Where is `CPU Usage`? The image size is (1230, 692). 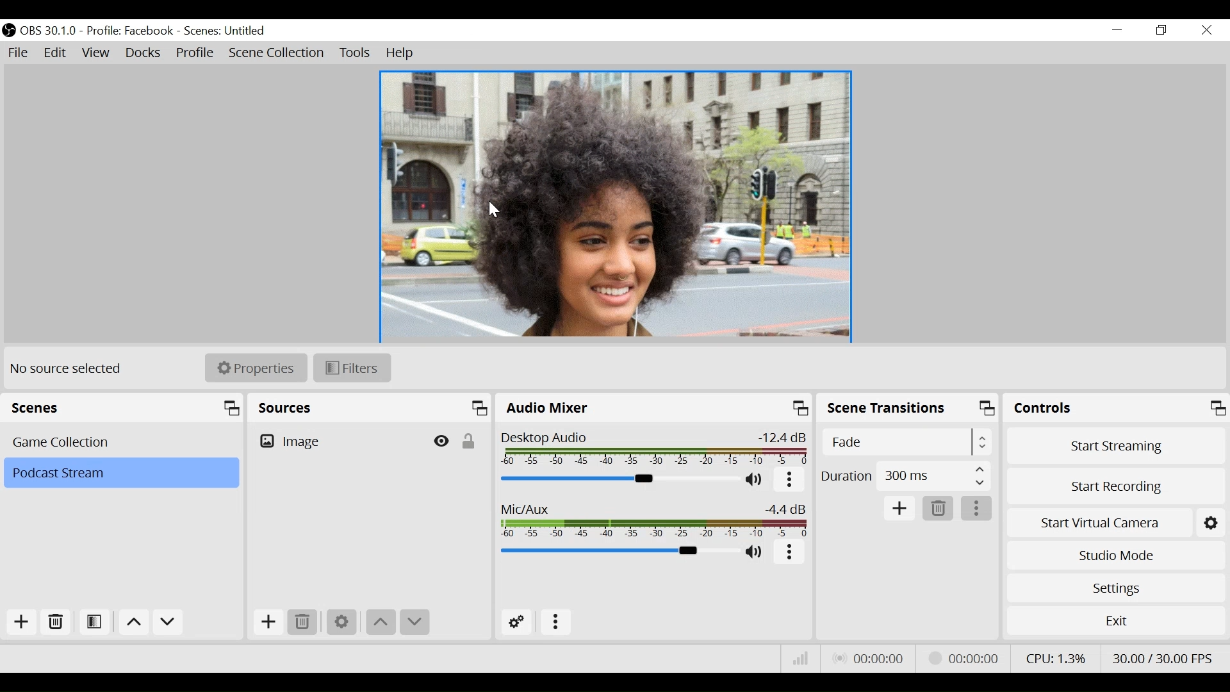
CPU Usage is located at coordinates (1056, 657).